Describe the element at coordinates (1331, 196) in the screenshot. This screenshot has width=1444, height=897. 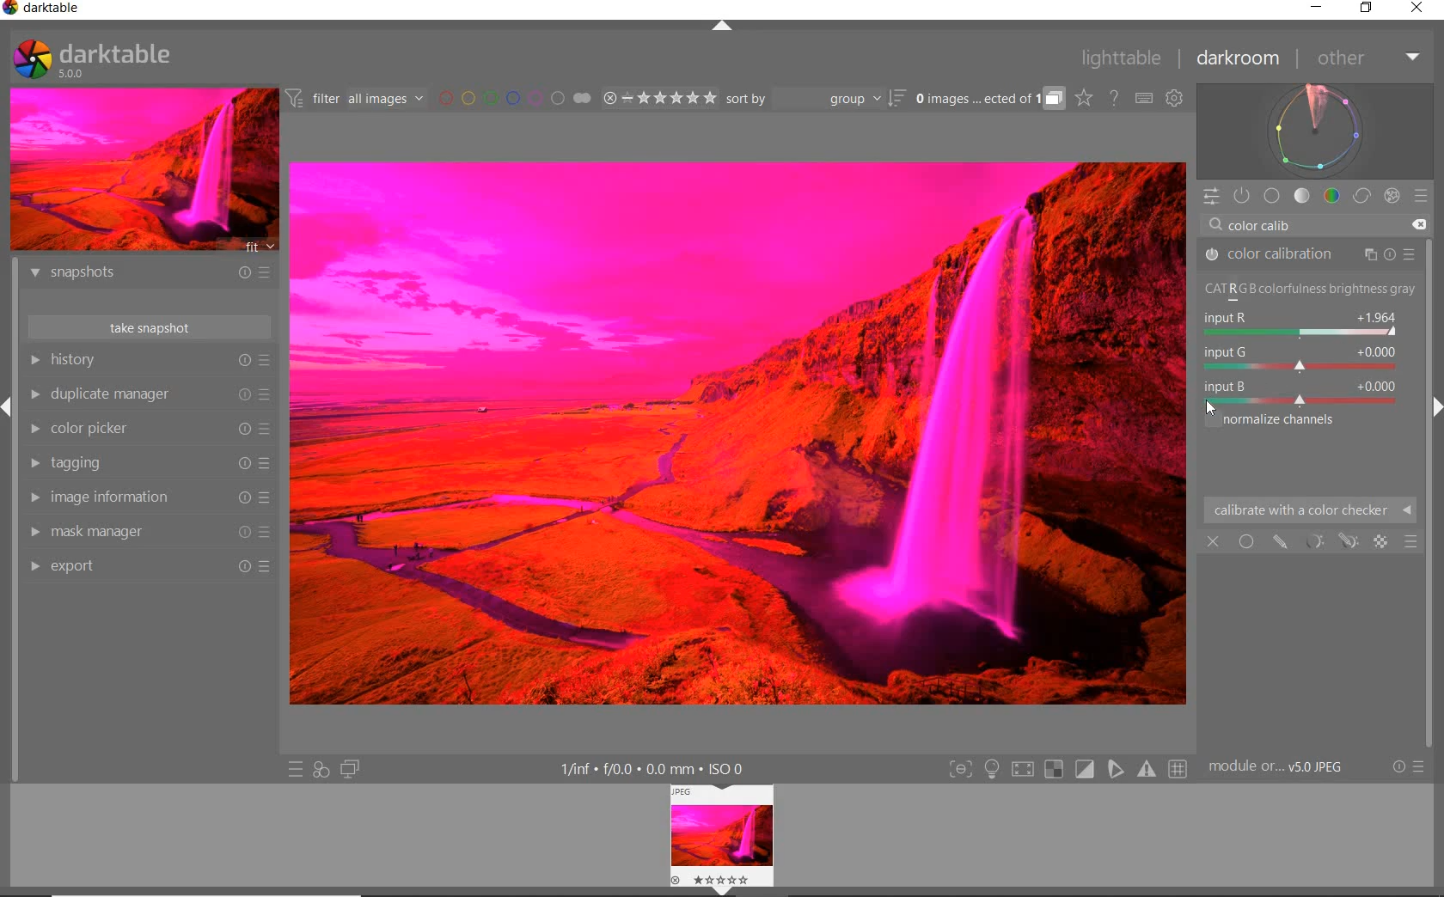
I see `color` at that location.